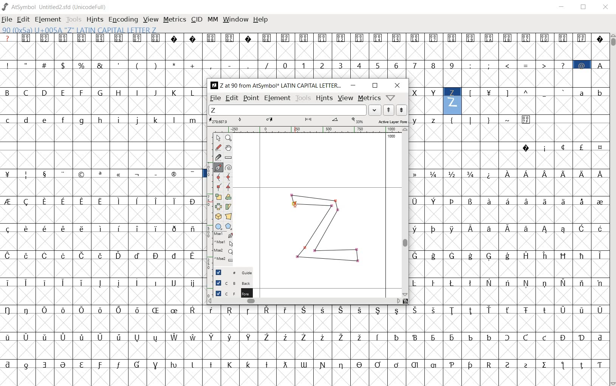 This screenshot has height=386, width=616. I want to click on glyph characters, so click(406, 346).